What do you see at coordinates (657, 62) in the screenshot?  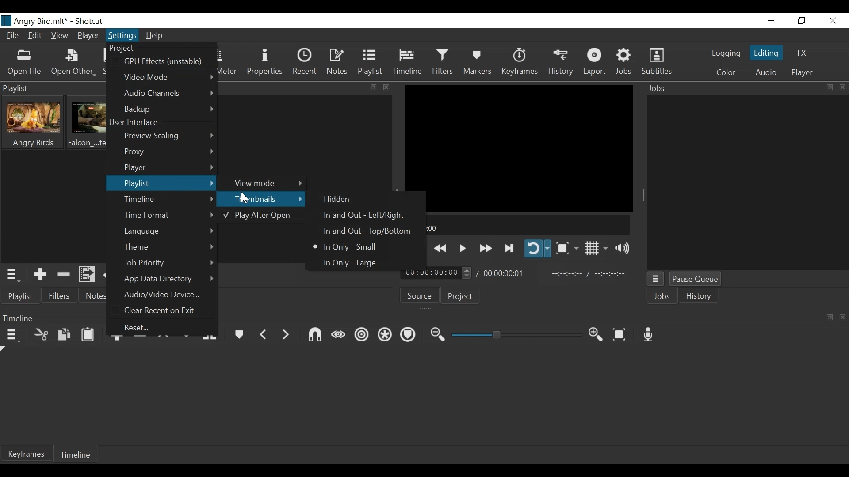 I see `Subtitles` at bounding box center [657, 62].